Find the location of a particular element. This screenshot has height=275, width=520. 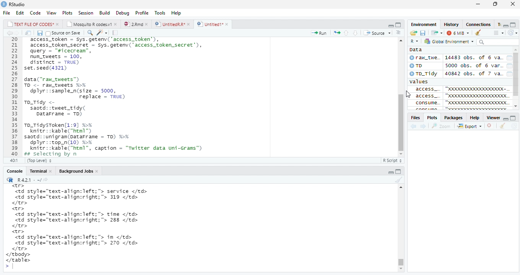

R is located at coordinates (414, 40).